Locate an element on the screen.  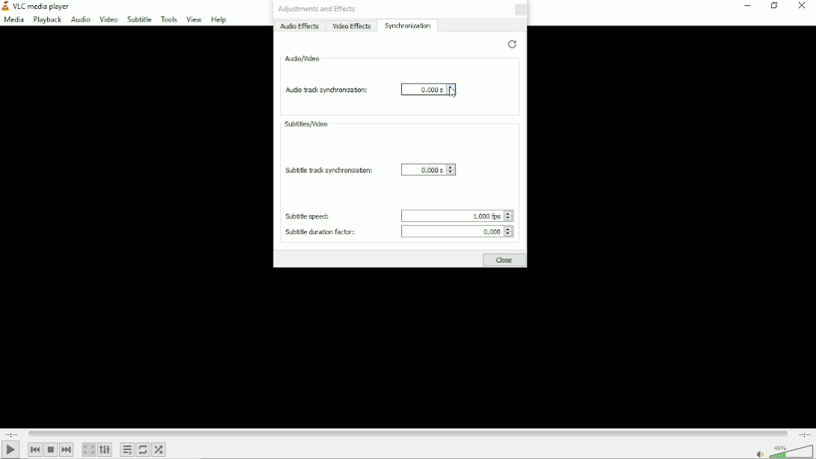
Total duration is located at coordinates (805, 434).